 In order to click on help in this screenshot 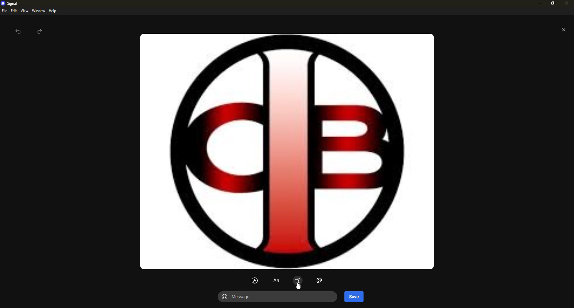, I will do `click(53, 11)`.